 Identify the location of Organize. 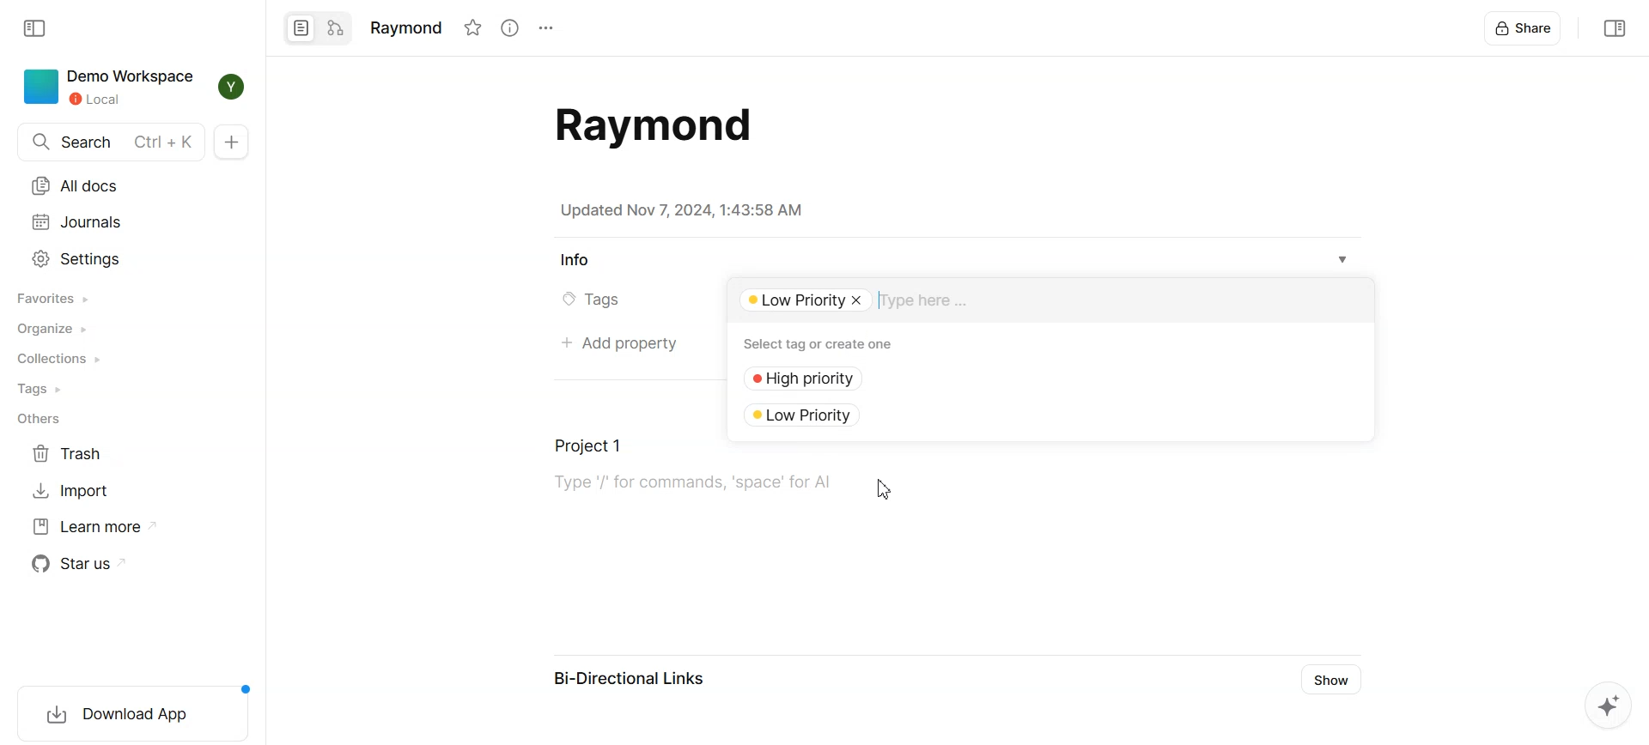
(56, 329).